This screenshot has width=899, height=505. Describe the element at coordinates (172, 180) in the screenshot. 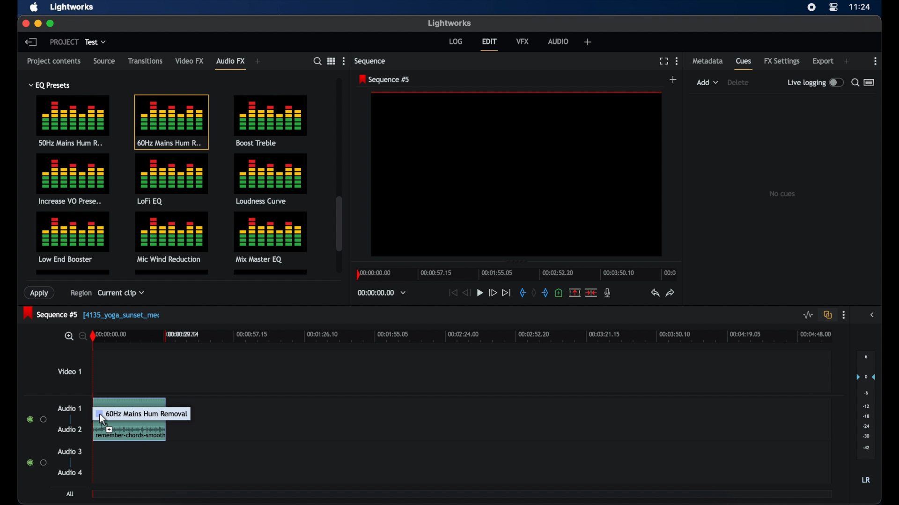

I see `lofi eq` at that location.